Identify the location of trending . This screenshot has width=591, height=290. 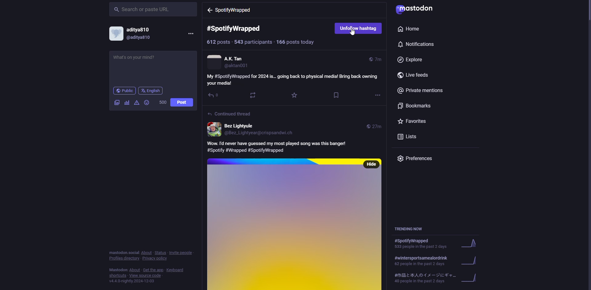
(434, 260).